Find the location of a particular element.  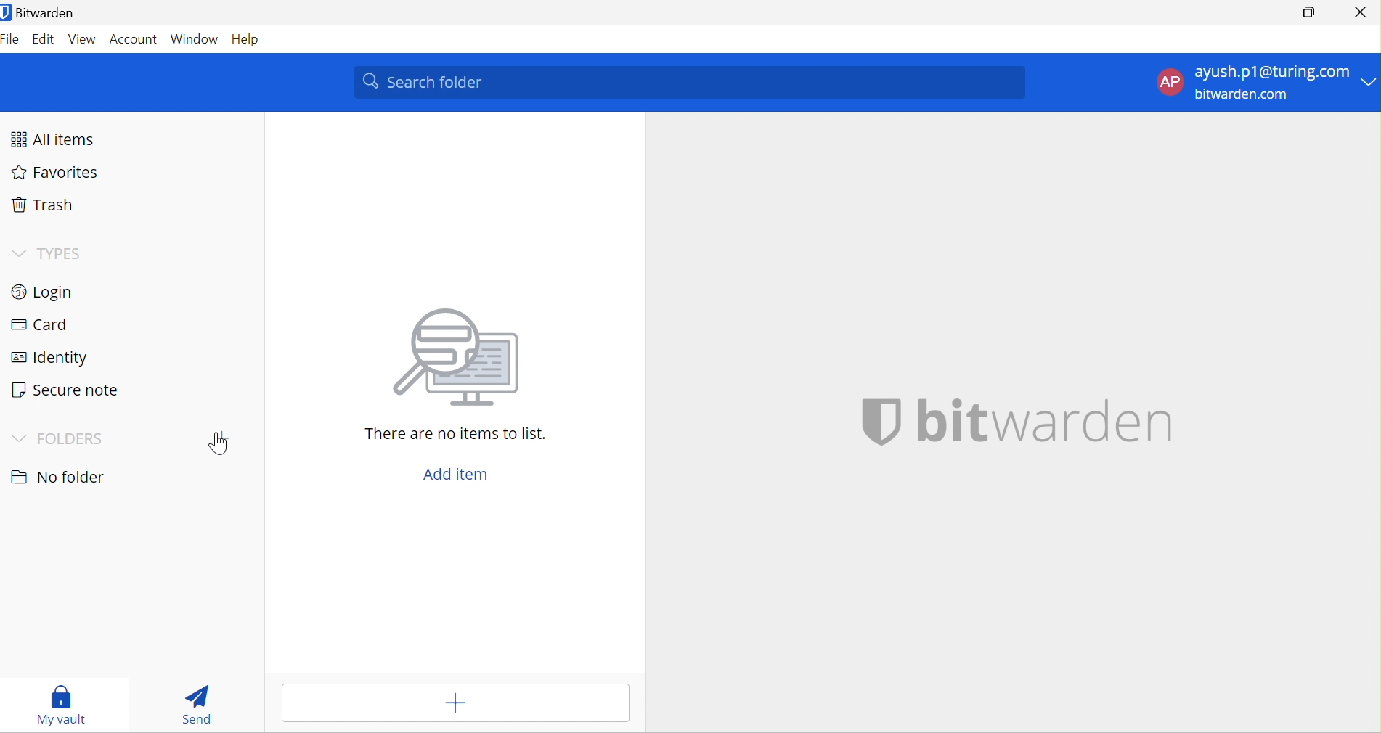

Help is located at coordinates (250, 39).